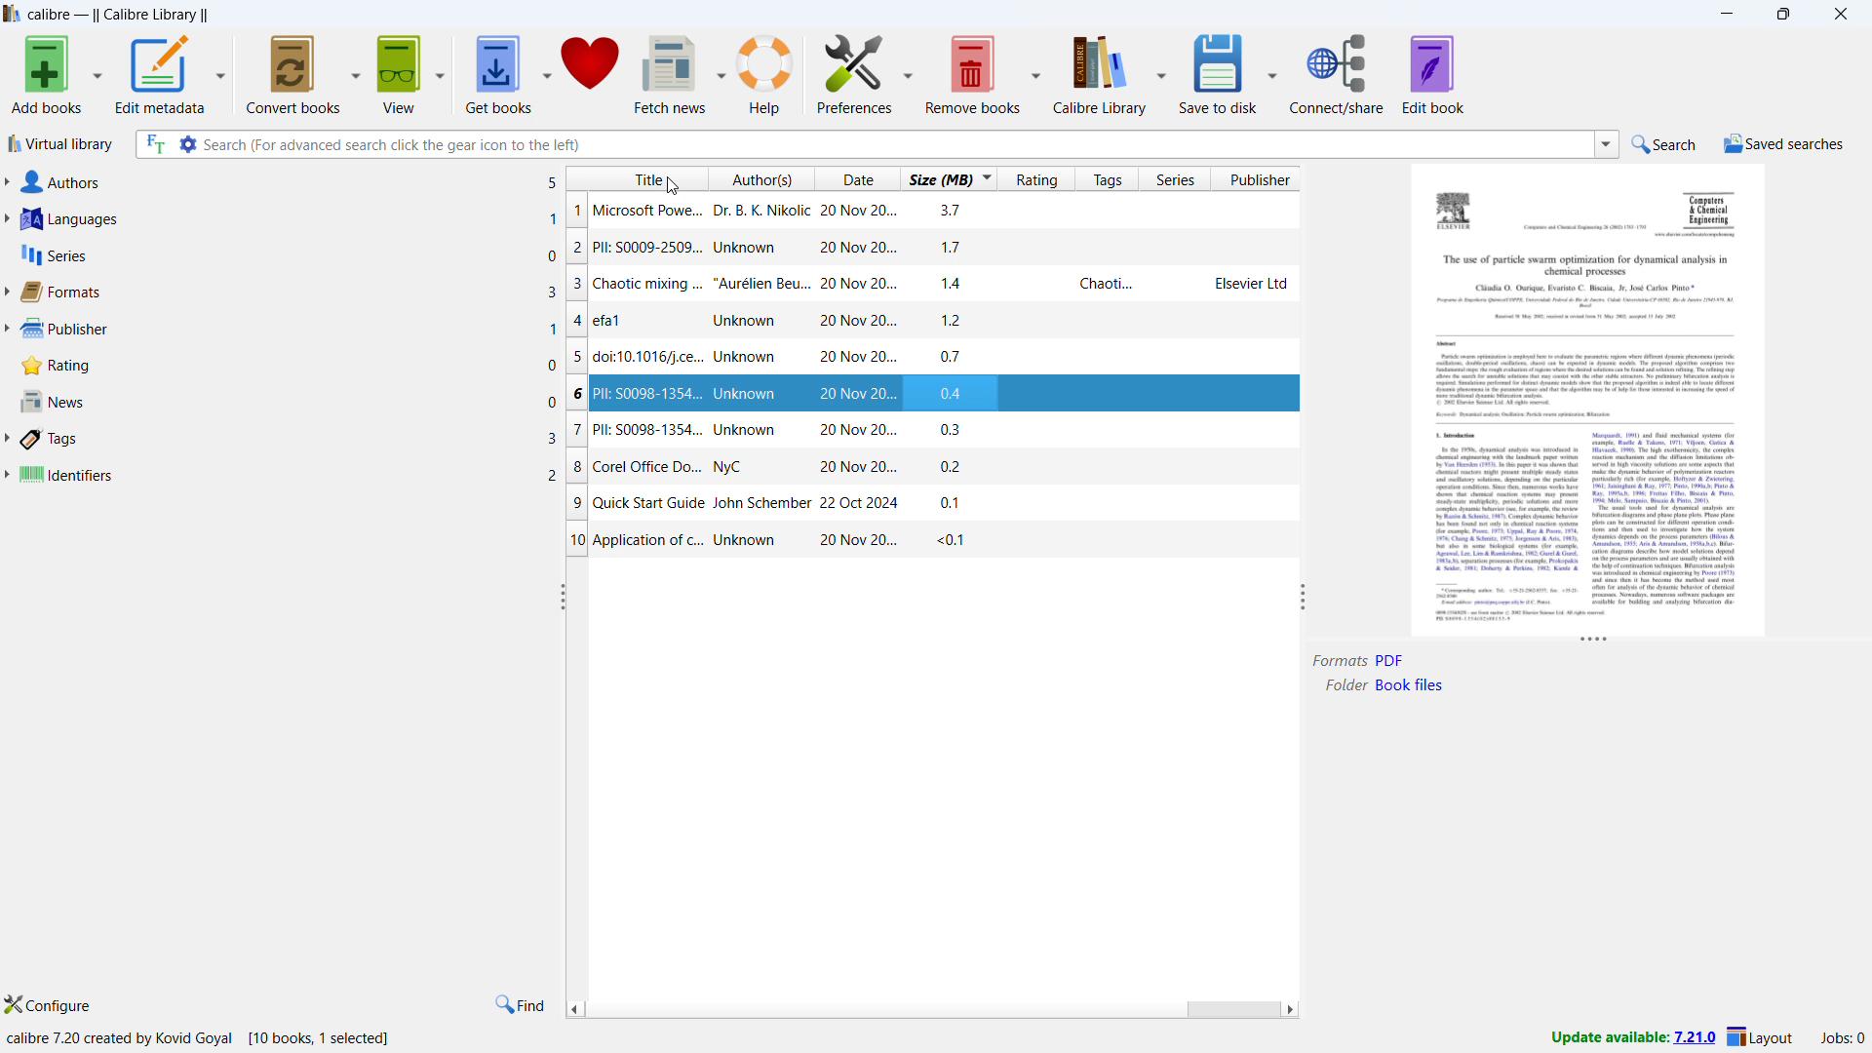 Image resolution: width=1872 pixels, height=1053 pixels. Describe the element at coordinates (748, 358) in the screenshot. I see `doi:10.1016/j.ce... Unknown 20 Nov 20...` at that location.